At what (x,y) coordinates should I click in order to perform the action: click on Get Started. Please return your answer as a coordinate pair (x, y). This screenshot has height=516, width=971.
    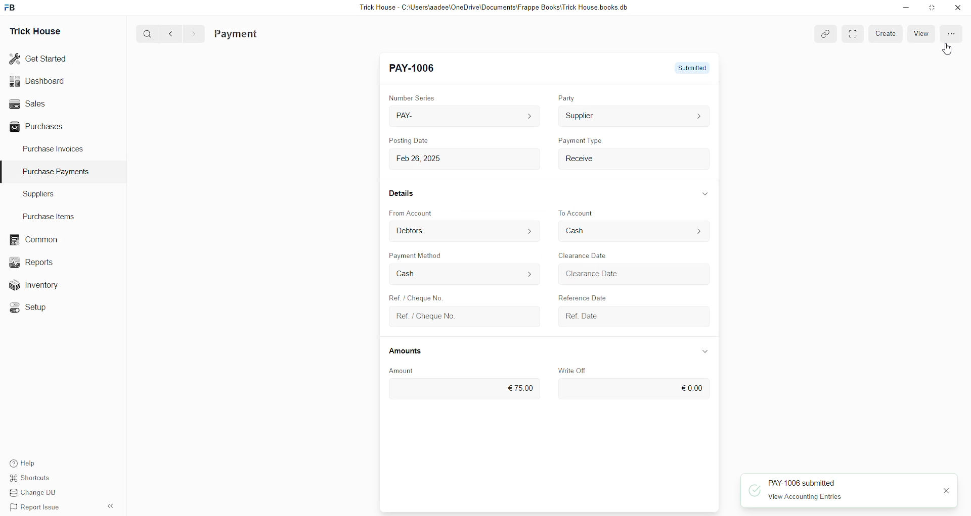
    Looking at the image, I should click on (40, 58).